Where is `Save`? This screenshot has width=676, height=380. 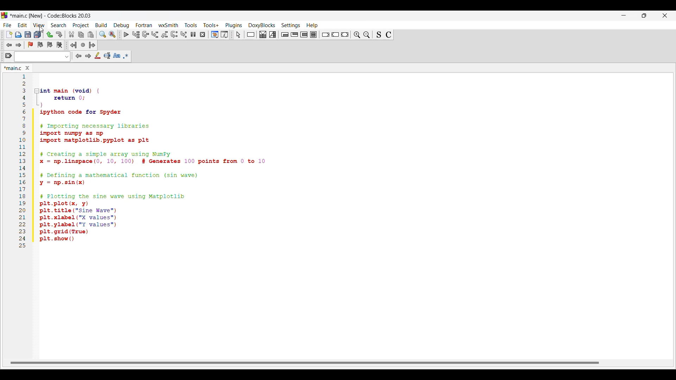 Save is located at coordinates (28, 34).